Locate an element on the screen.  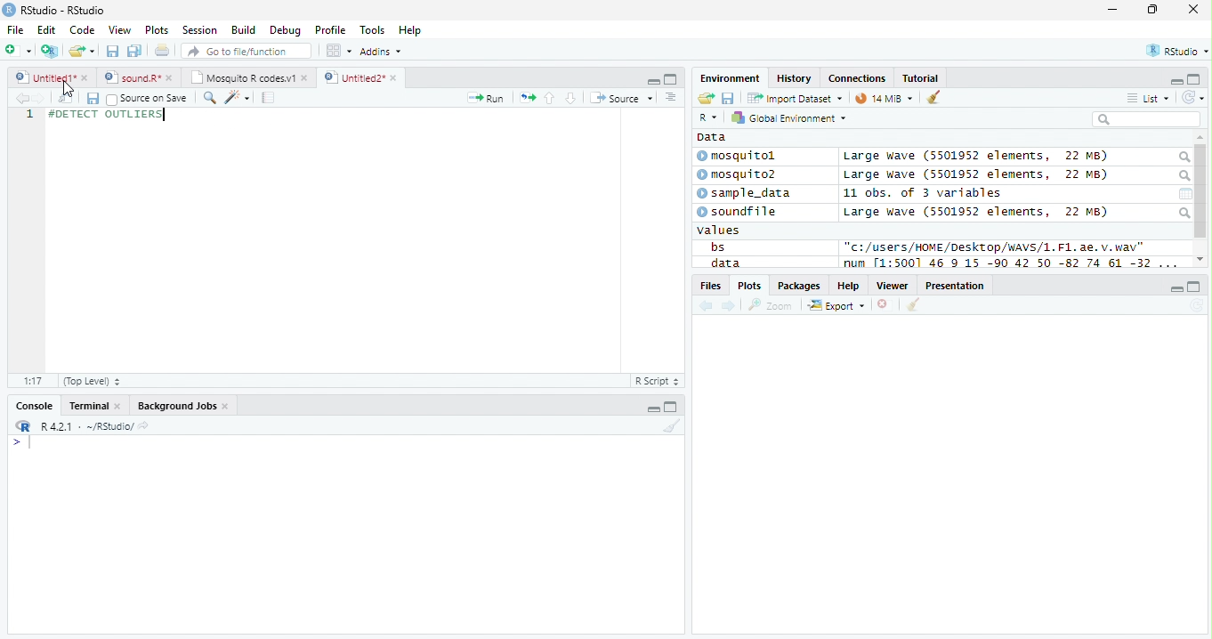
Connections is located at coordinates (858, 77).